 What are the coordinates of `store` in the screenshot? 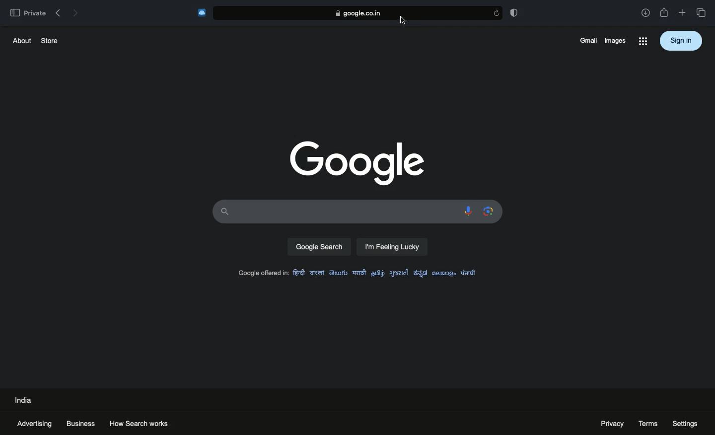 It's located at (50, 40).